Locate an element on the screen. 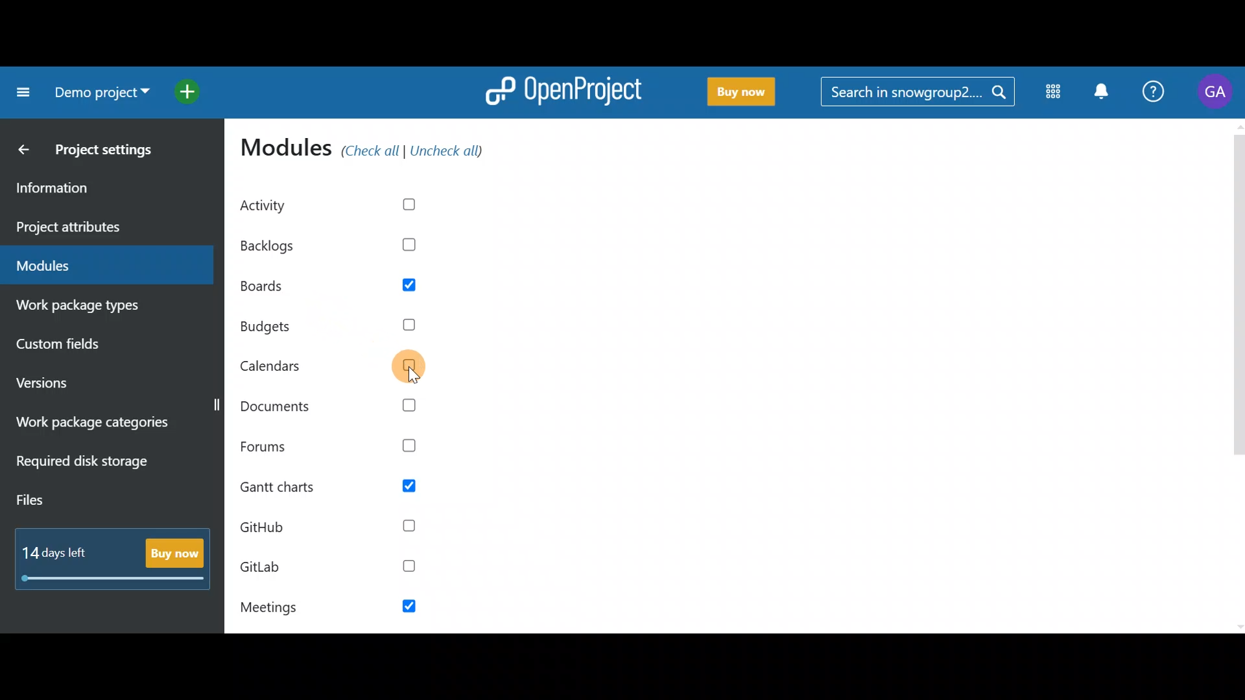 The height and width of the screenshot is (700, 1245). Modules is located at coordinates (102, 261).